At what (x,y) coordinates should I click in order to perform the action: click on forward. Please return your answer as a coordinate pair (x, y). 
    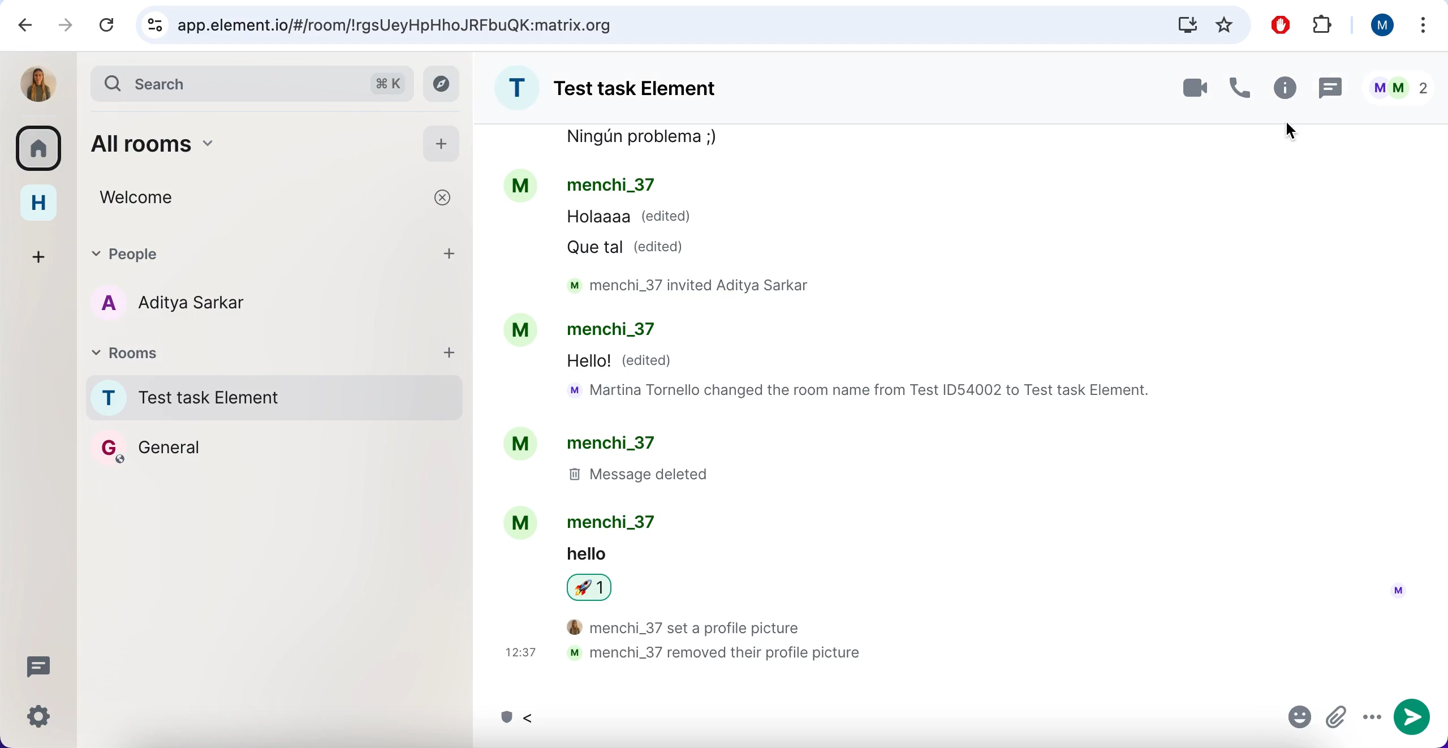
    Looking at the image, I should click on (64, 27).